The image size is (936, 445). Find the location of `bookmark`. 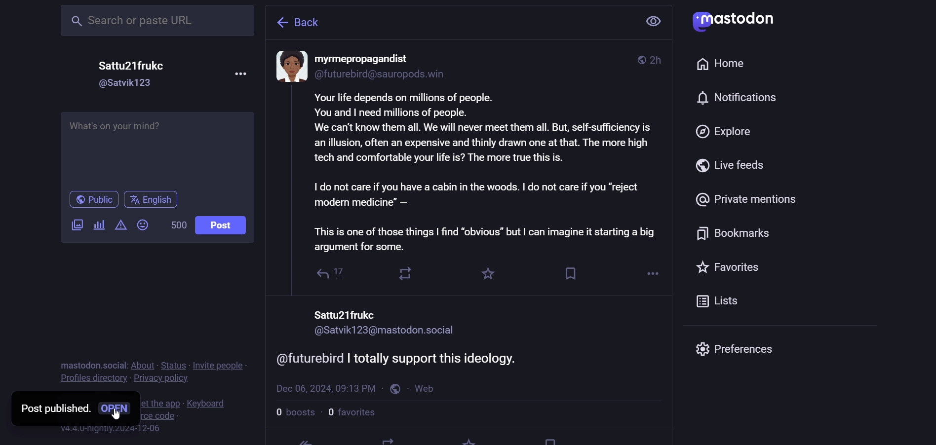

bookmark is located at coordinates (734, 233).